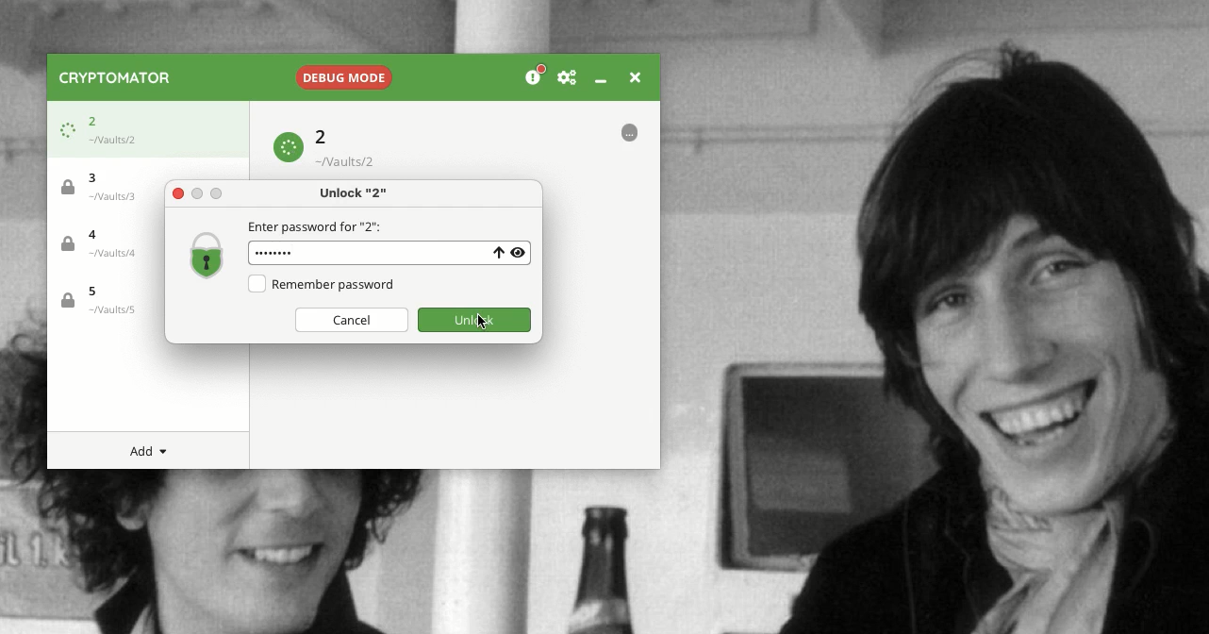 The image size is (1209, 634). I want to click on Unlock "2", so click(356, 192).